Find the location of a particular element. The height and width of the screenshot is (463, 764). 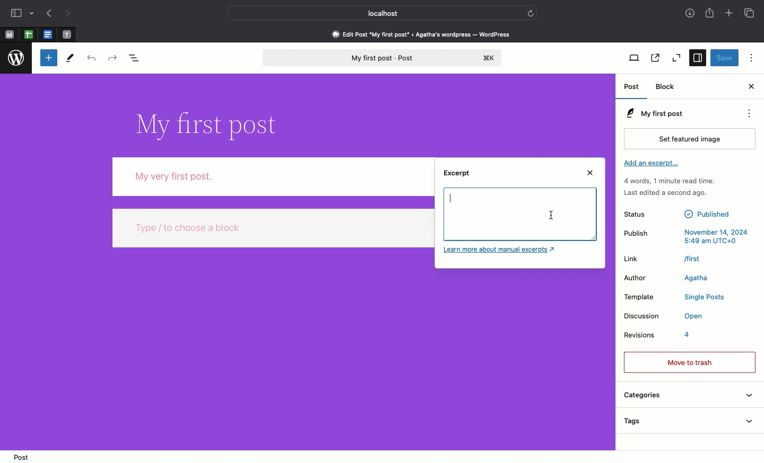

Next page is located at coordinates (71, 13).